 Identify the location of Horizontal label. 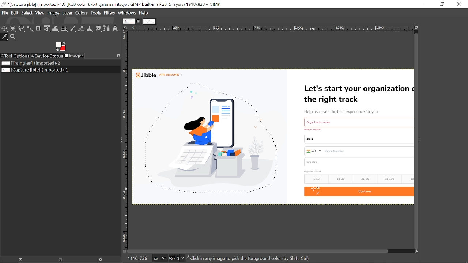
(269, 28).